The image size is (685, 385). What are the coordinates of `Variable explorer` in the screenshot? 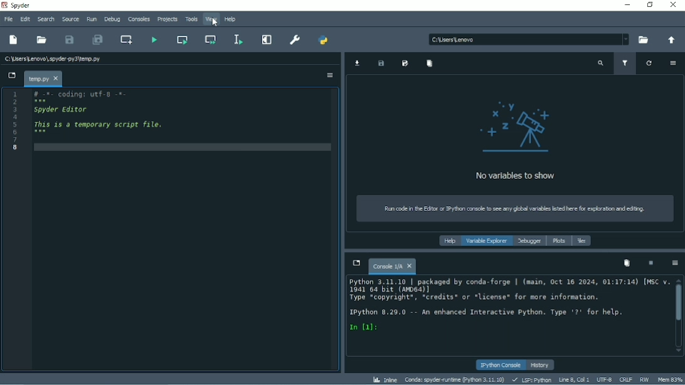 It's located at (487, 241).